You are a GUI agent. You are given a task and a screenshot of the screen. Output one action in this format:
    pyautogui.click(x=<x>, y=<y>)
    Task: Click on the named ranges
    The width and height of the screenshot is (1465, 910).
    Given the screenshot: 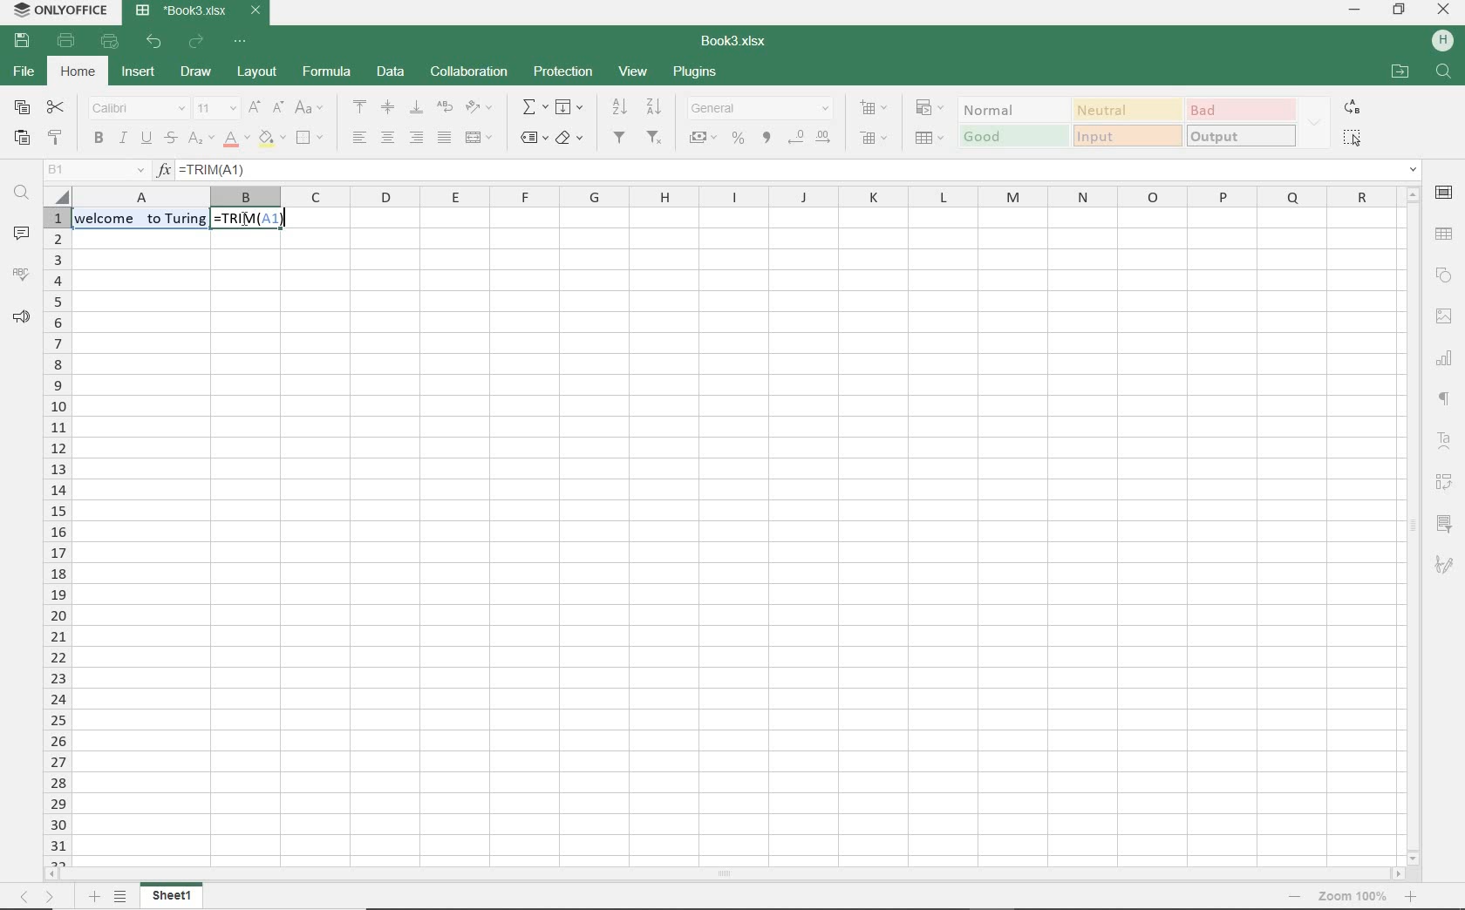 What is the action you would take?
    pyautogui.click(x=532, y=139)
    